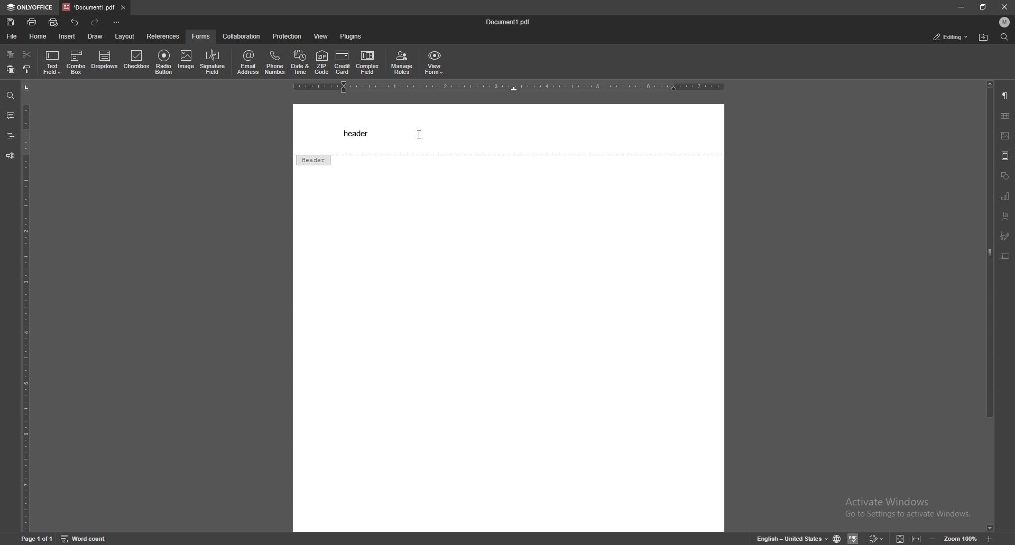 The image size is (1015, 545). What do you see at coordinates (511, 87) in the screenshot?
I see `horiztontal scale` at bounding box center [511, 87].